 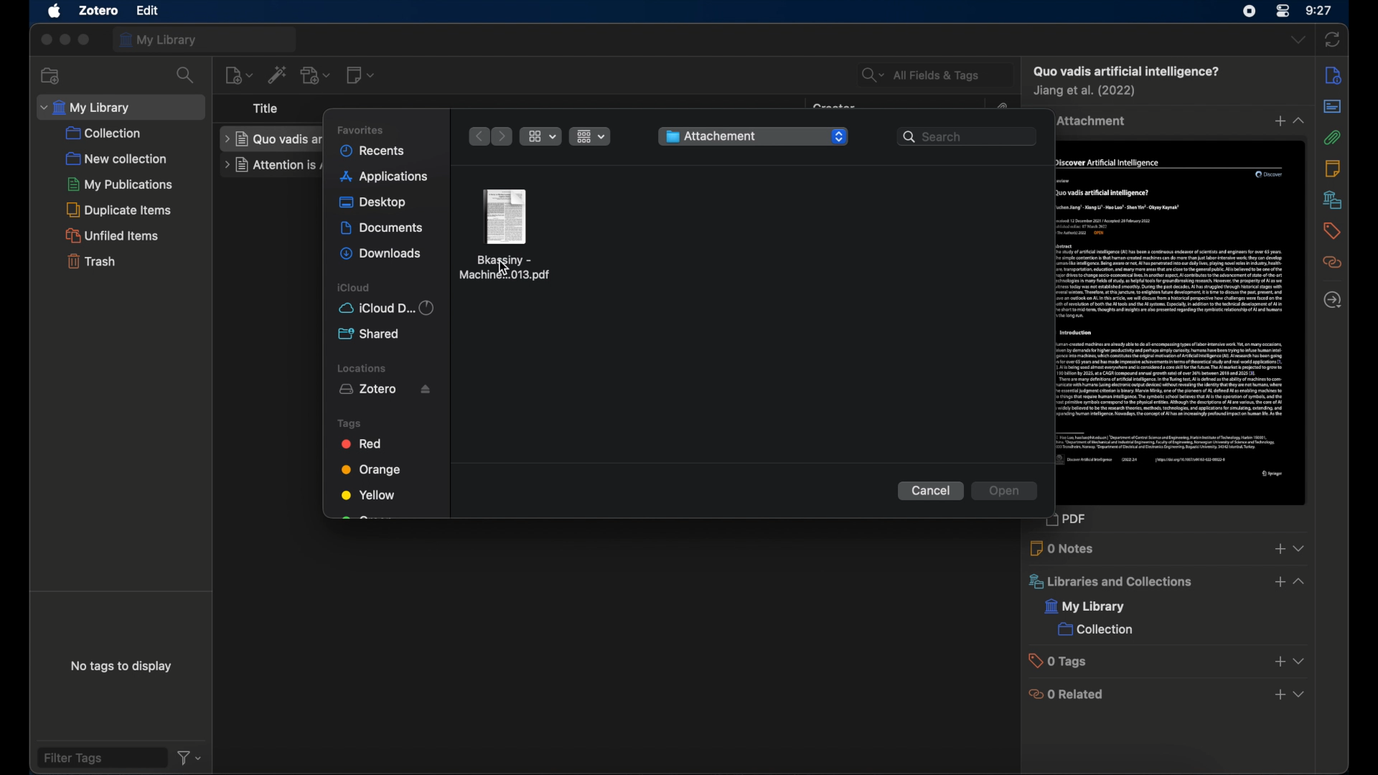 What do you see at coordinates (477, 136) in the screenshot?
I see `previous` at bounding box center [477, 136].